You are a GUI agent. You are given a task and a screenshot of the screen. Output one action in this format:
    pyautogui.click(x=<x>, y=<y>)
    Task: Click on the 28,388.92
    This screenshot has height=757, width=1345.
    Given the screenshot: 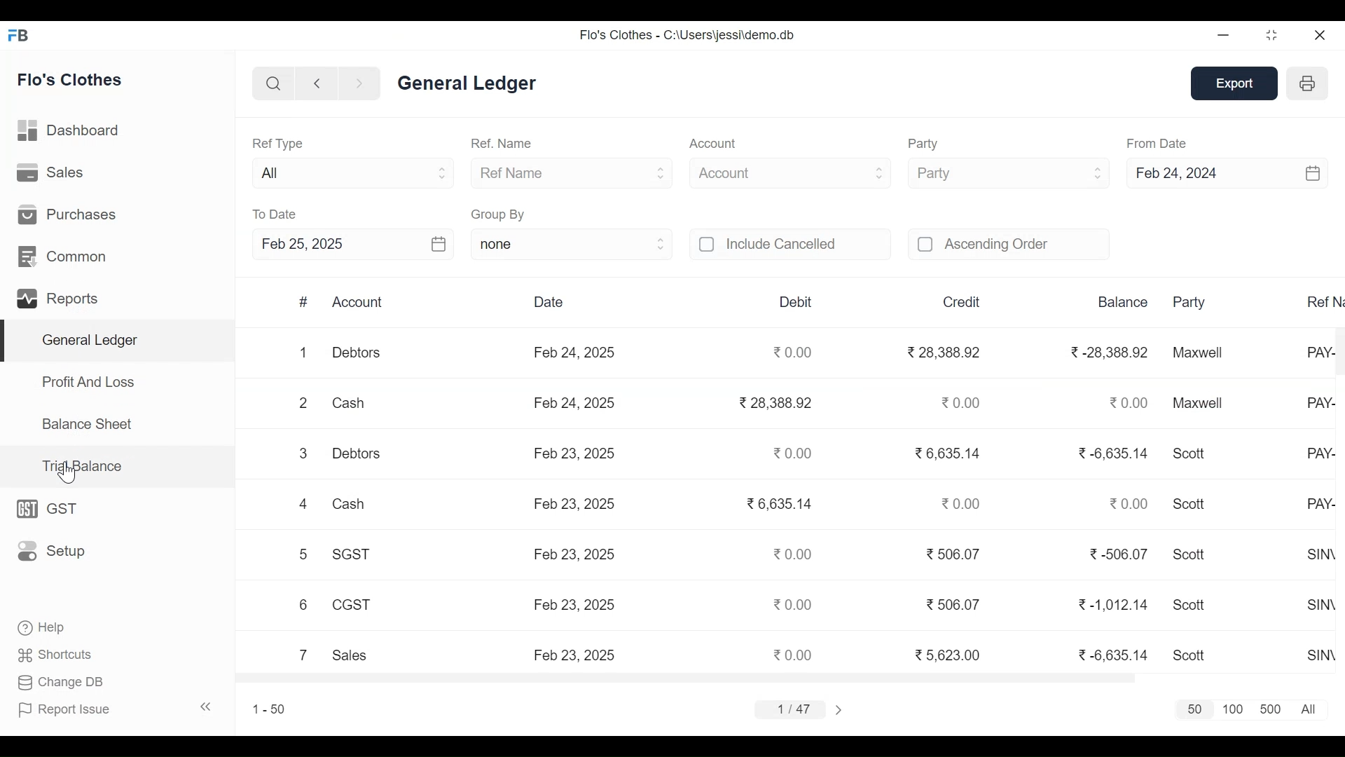 What is the action you would take?
    pyautogui.click(x=944, y=352)
    